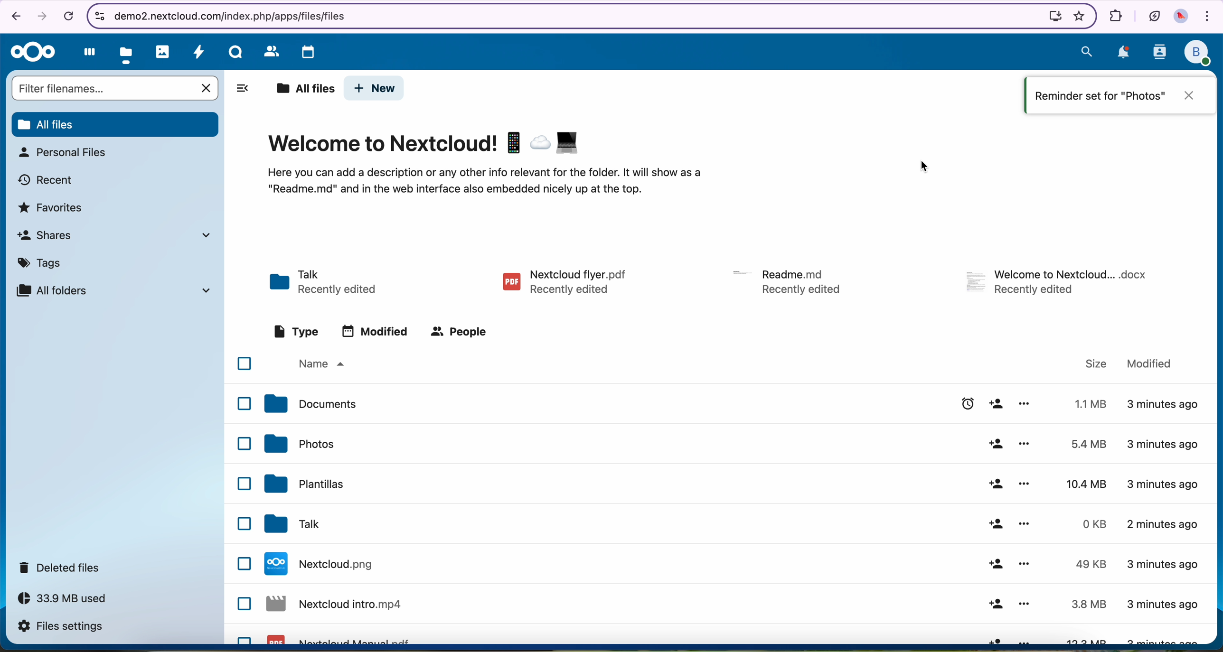  Describe the element at coordinates (488, 183) in the screenshot. I see `description of the page` at that location.